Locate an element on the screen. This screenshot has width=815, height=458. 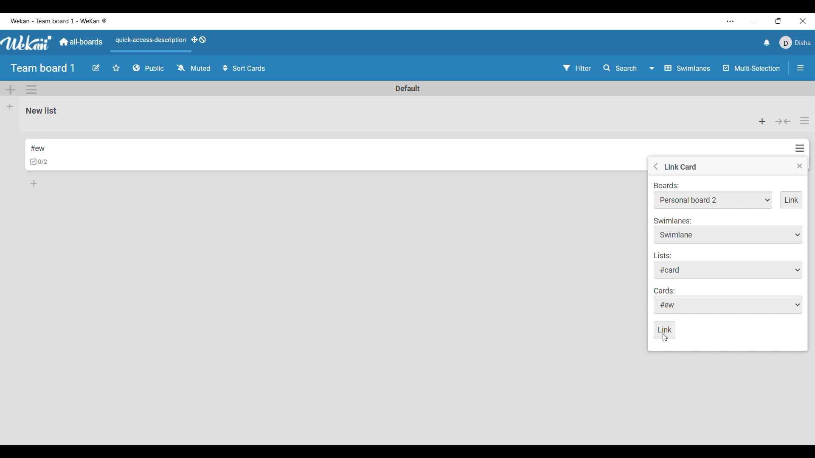
Indicates swimlane options to choose from is located at coordinates (673, 221).